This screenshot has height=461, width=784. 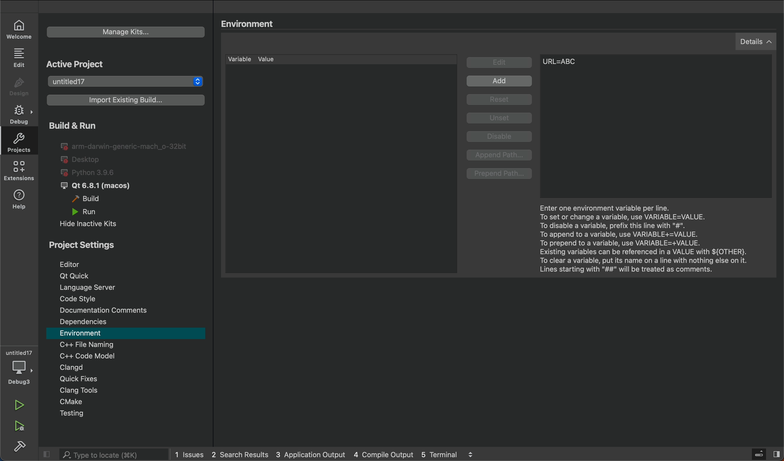 I want to click on code style, so click(x=128, y=298).